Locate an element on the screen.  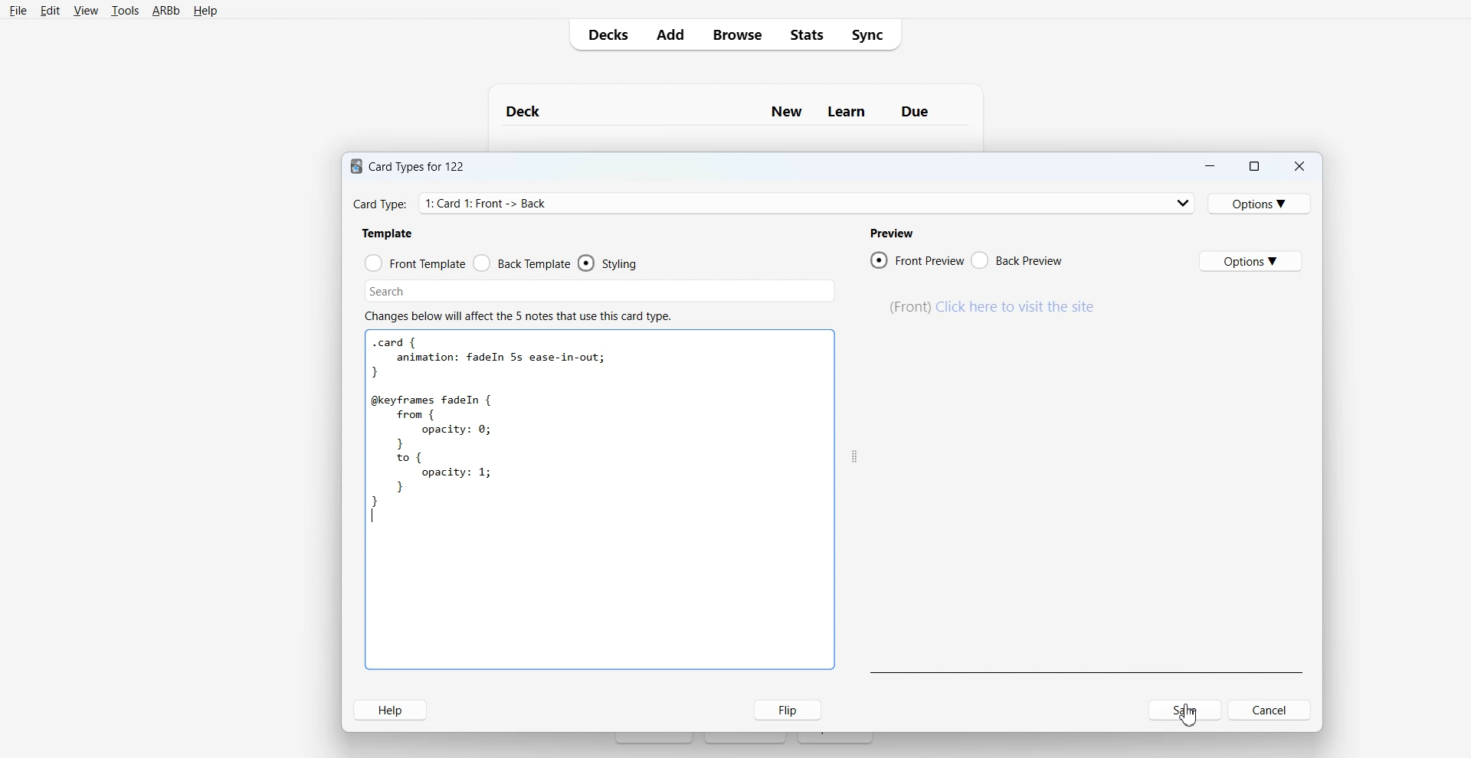
Front Template is located at coordinates (414, 262).